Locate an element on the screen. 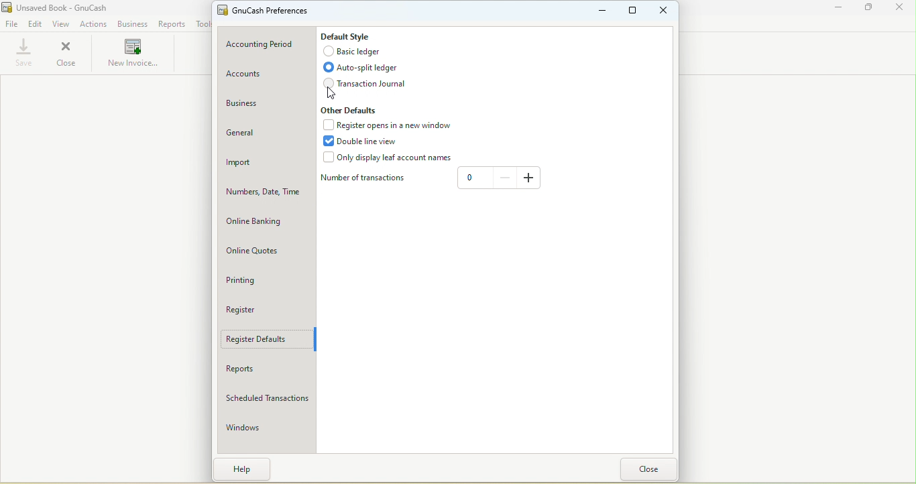  Maximize is located at coordinates (628, 13).